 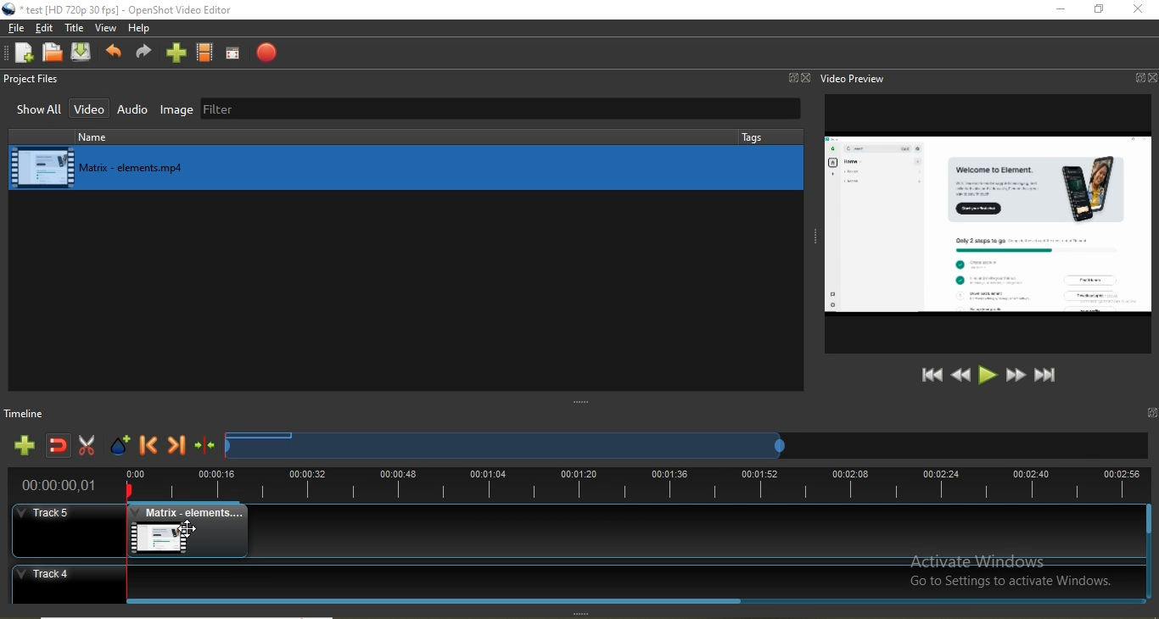 What do you see at coordinates (59, 448) in the screenshot?
I see `Disable snapping` at bounding box center [59, 448].